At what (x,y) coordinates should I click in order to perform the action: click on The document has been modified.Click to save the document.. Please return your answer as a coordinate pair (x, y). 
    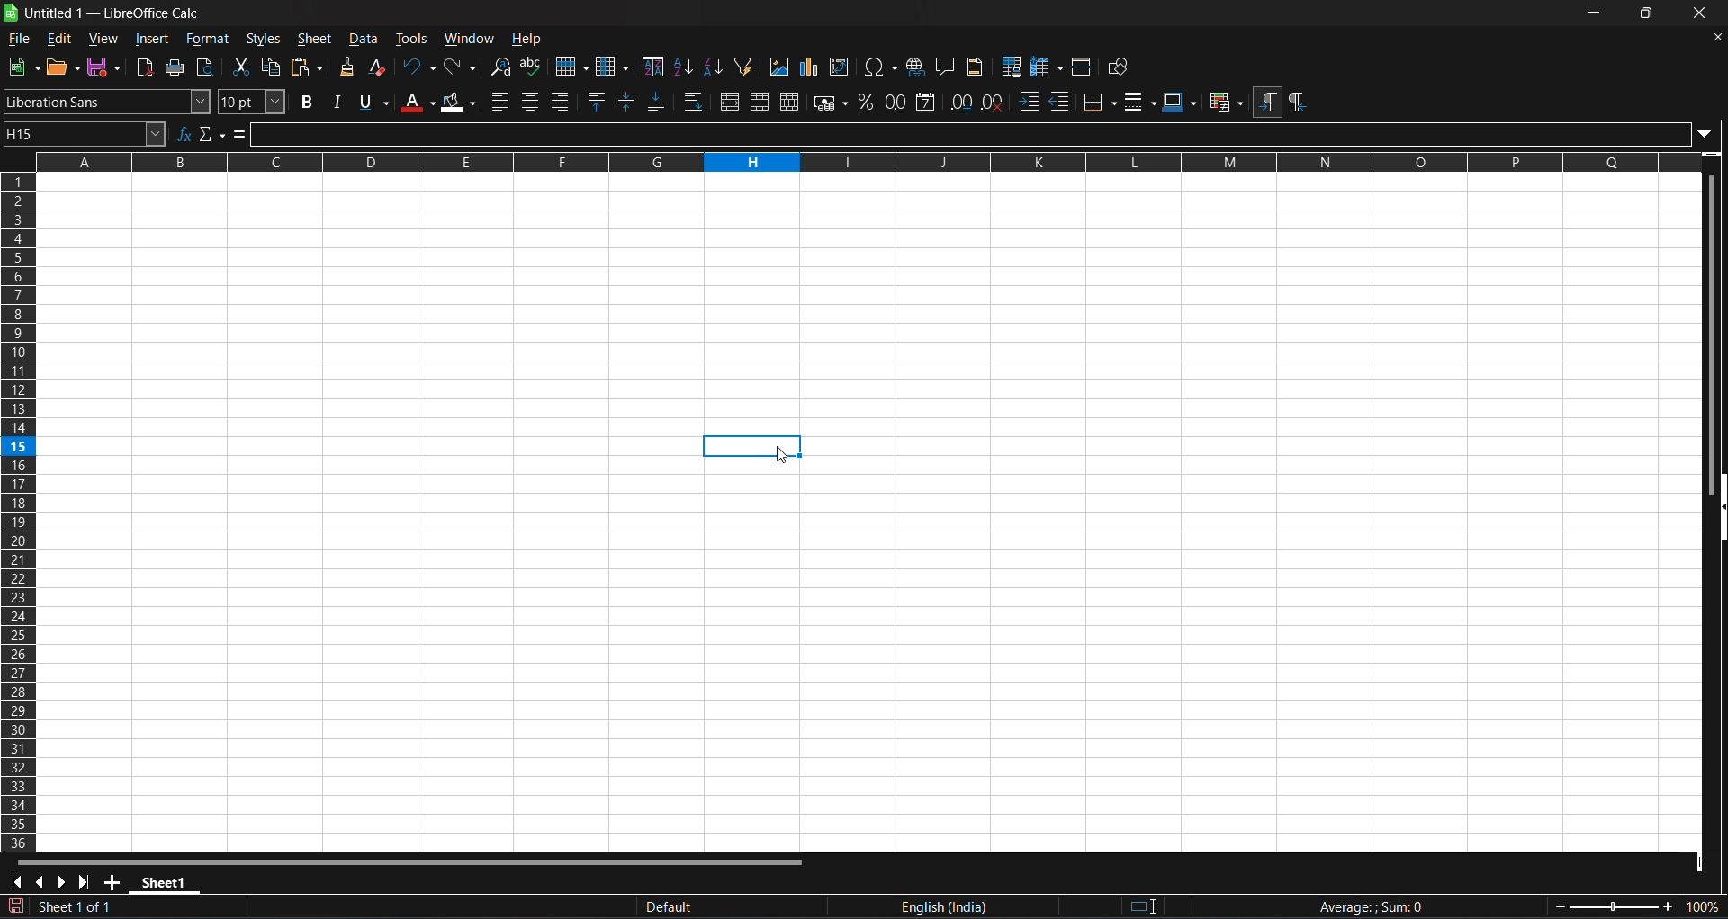
    Looking at the image, I should click on (274, 909).